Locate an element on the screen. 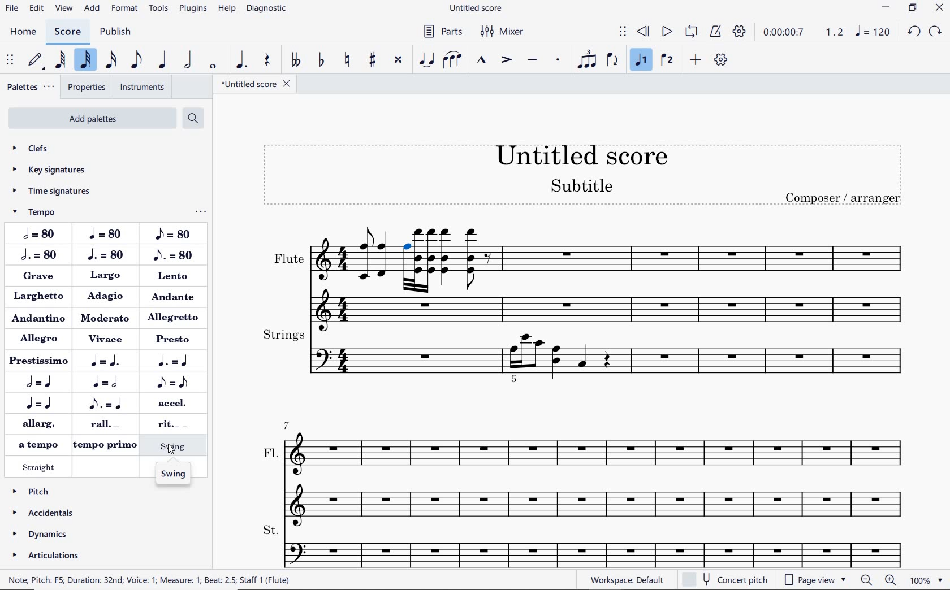 The height and width of the screenshot is (590, 950). MIXER is located at coordinates (506, 33).